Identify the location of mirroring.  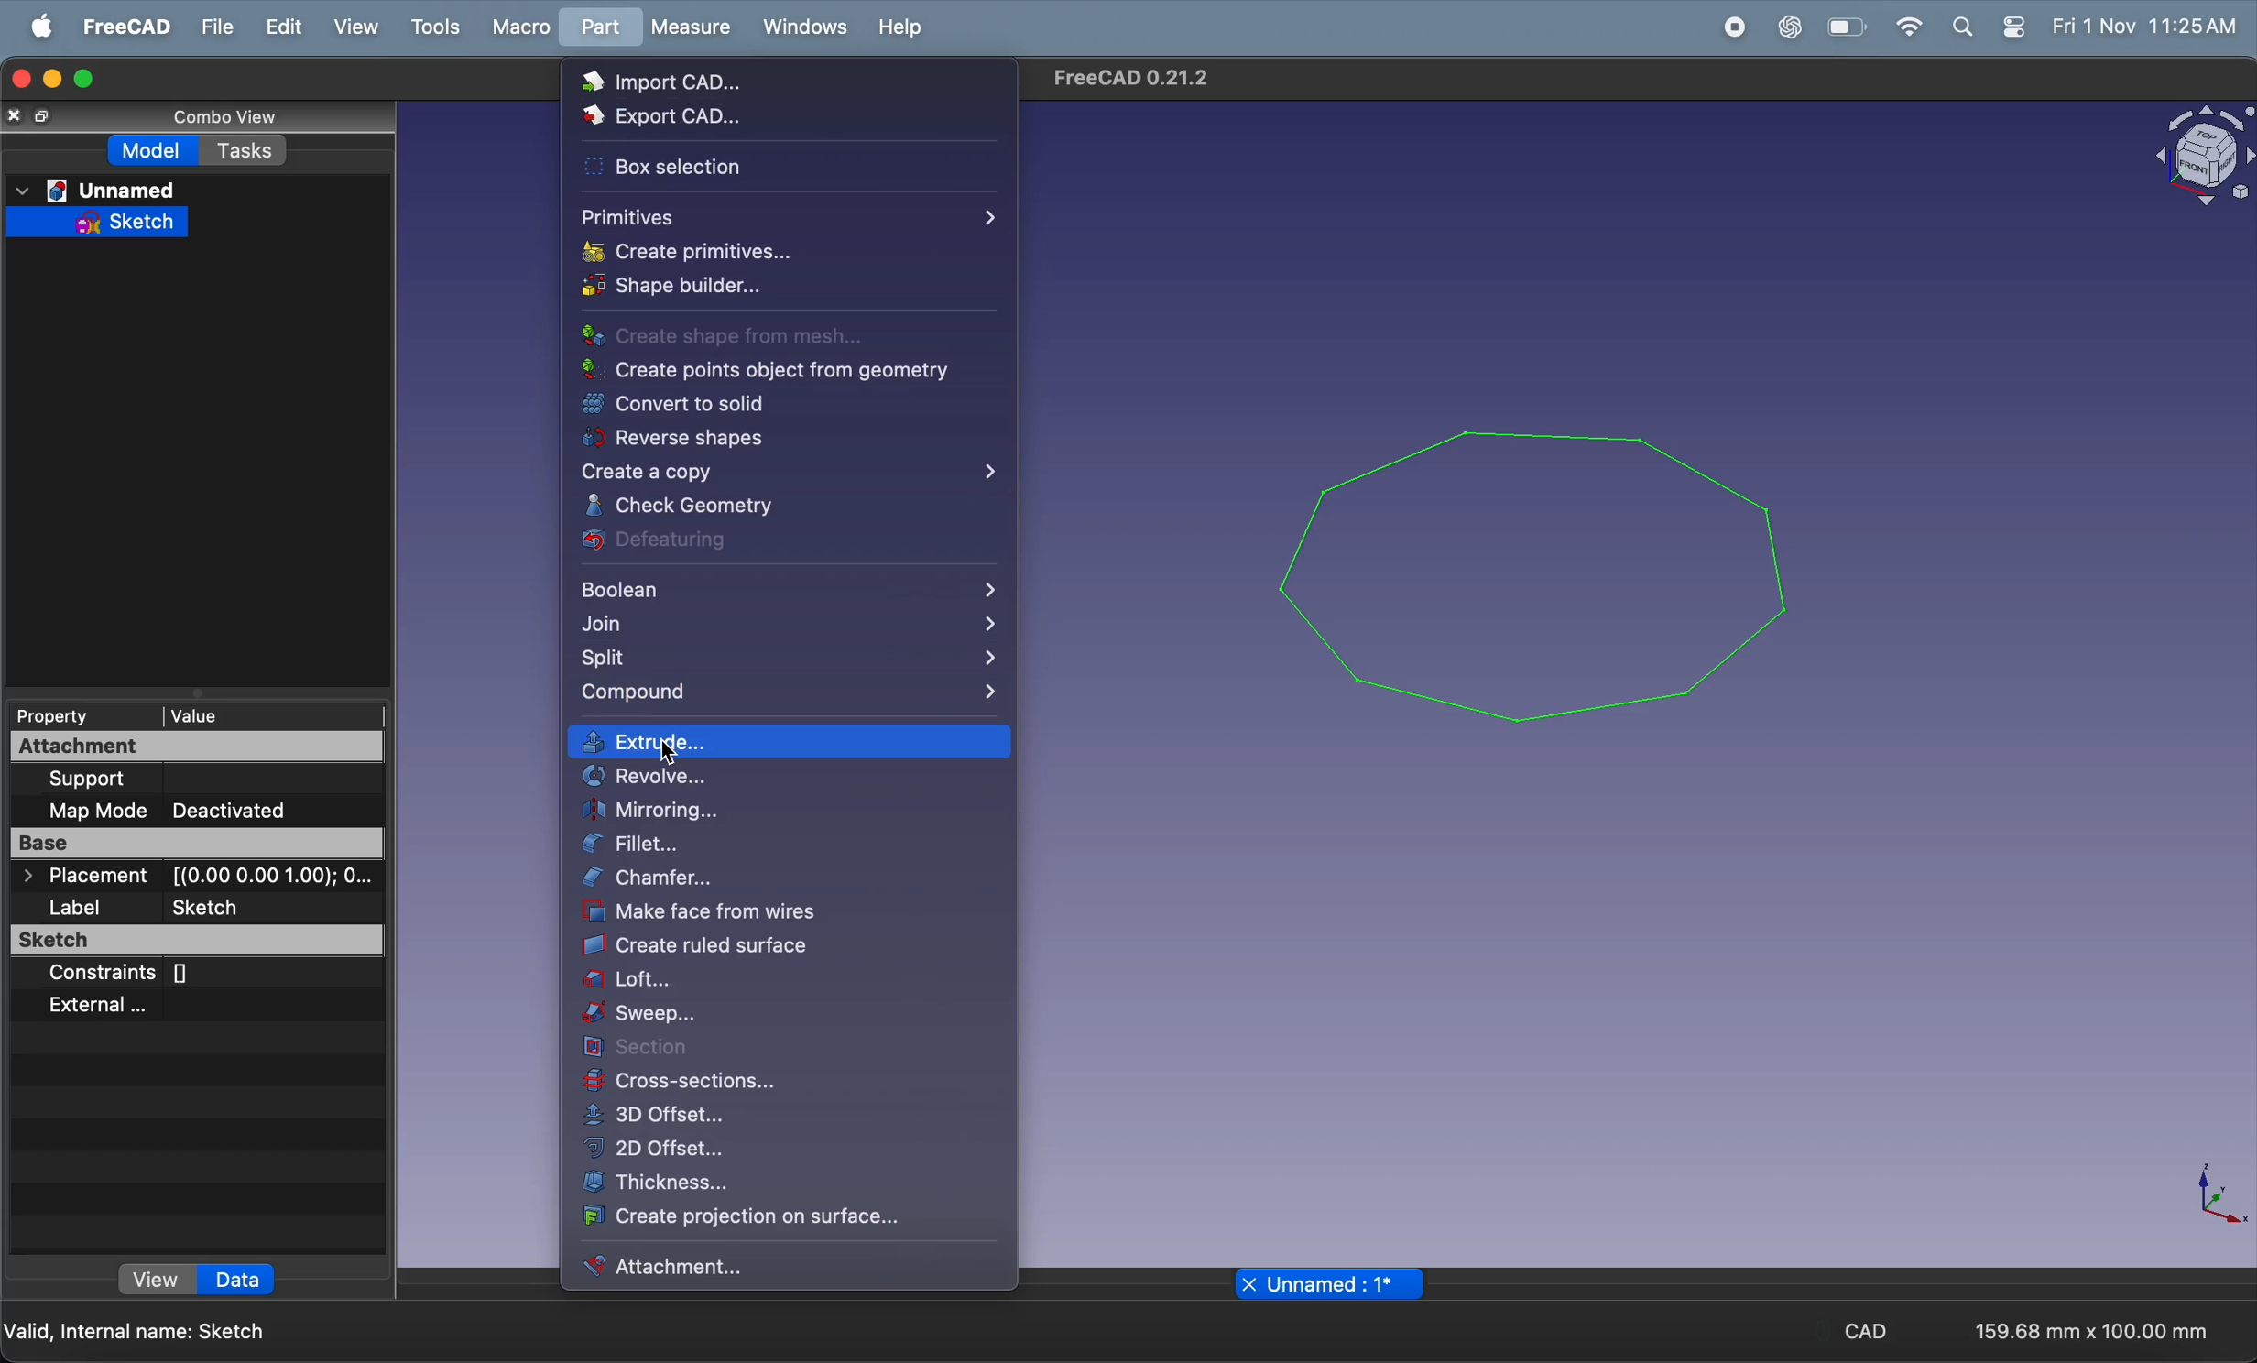
(789, 811).